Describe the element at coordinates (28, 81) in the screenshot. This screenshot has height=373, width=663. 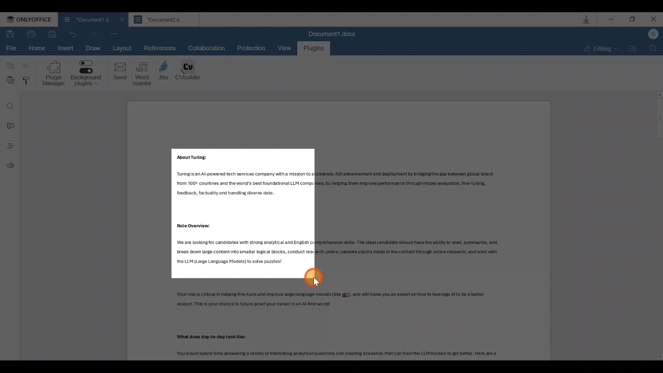
I see `Copy style` at that location.